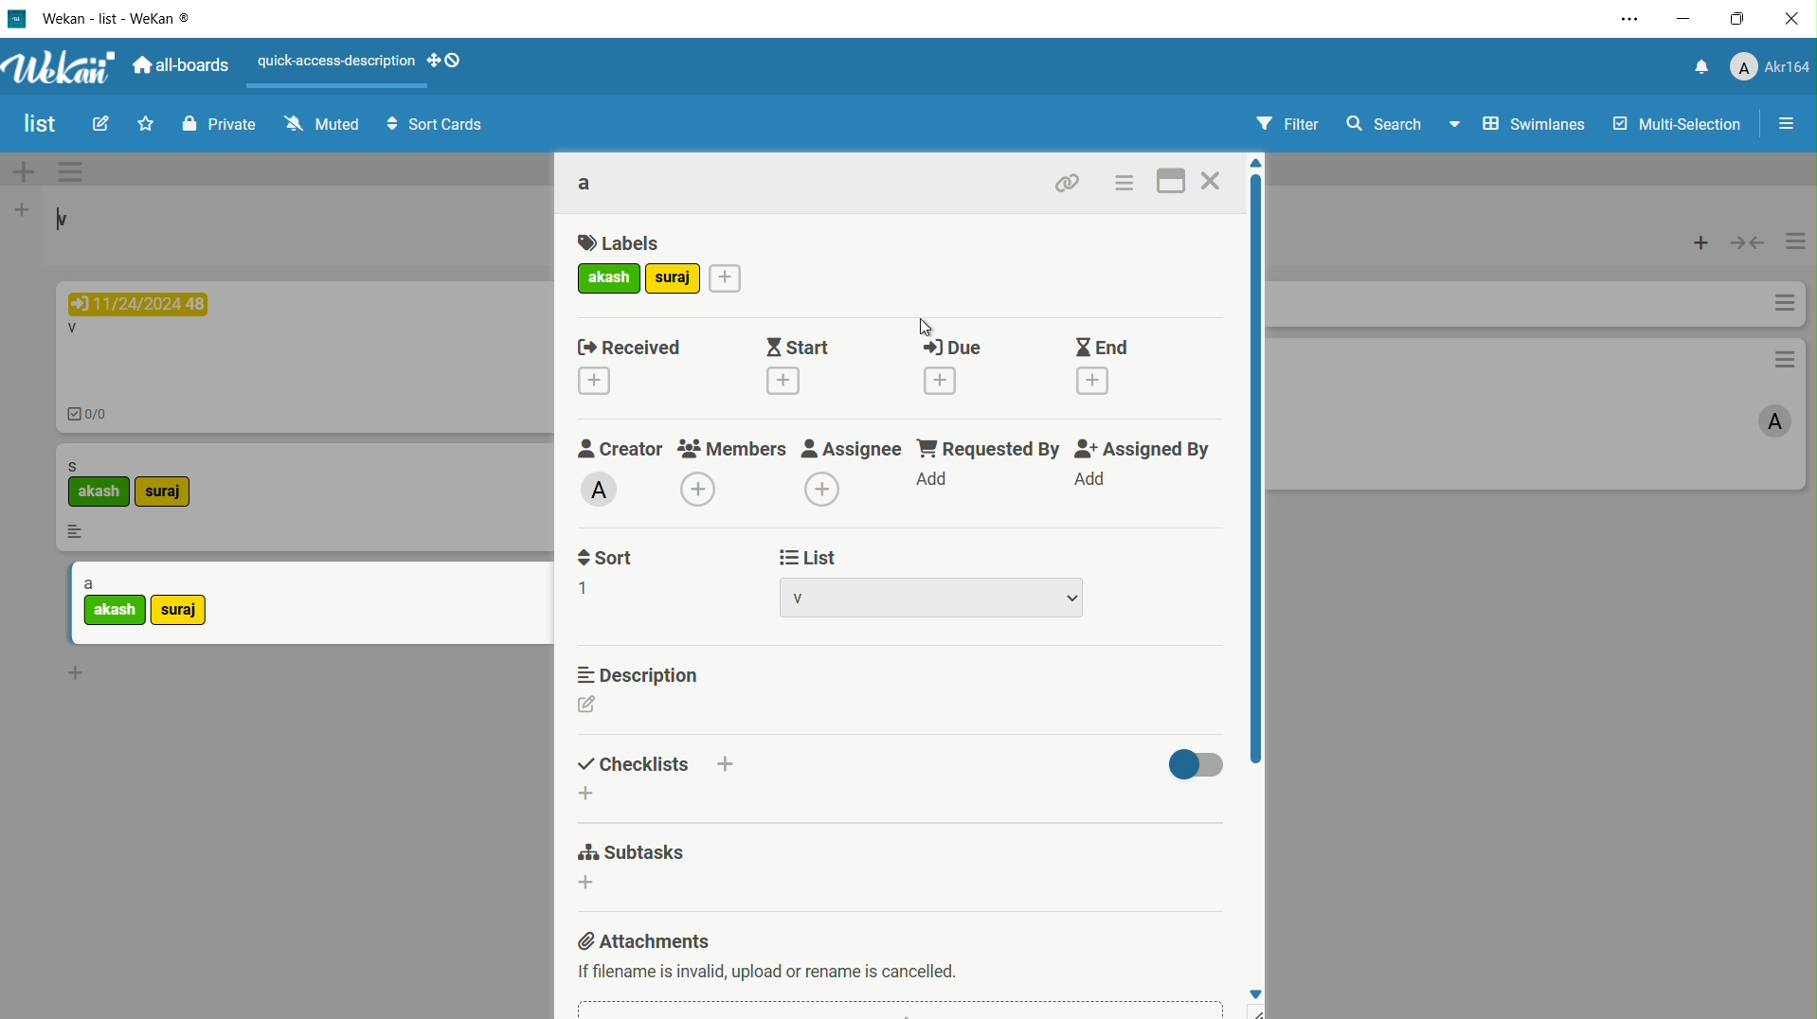 The image size is (1817, 1019). I want to click on added, so click(787, 384).